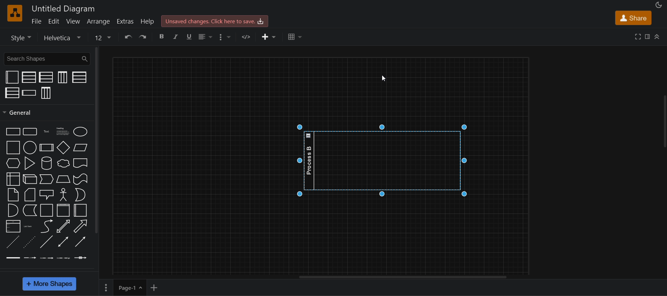 The height and width of the screenshot is (296, 667). Describe the element at coordinates (13, 131) in the screenshot. I see `rectangle` at that location.